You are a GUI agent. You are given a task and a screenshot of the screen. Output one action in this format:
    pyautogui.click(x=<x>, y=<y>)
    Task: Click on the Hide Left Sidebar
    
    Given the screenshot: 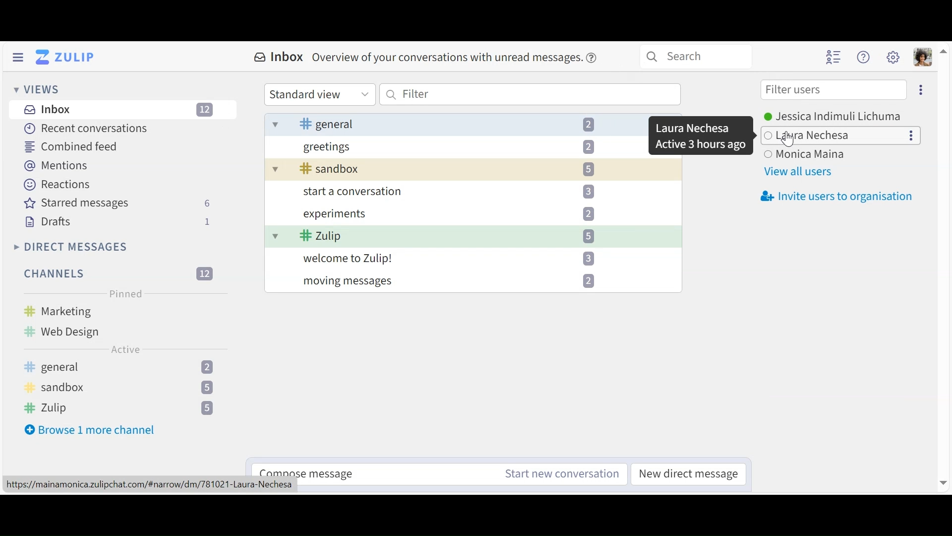 What is the action you would take?
    pyautogui.click(x=16, y=57)
    